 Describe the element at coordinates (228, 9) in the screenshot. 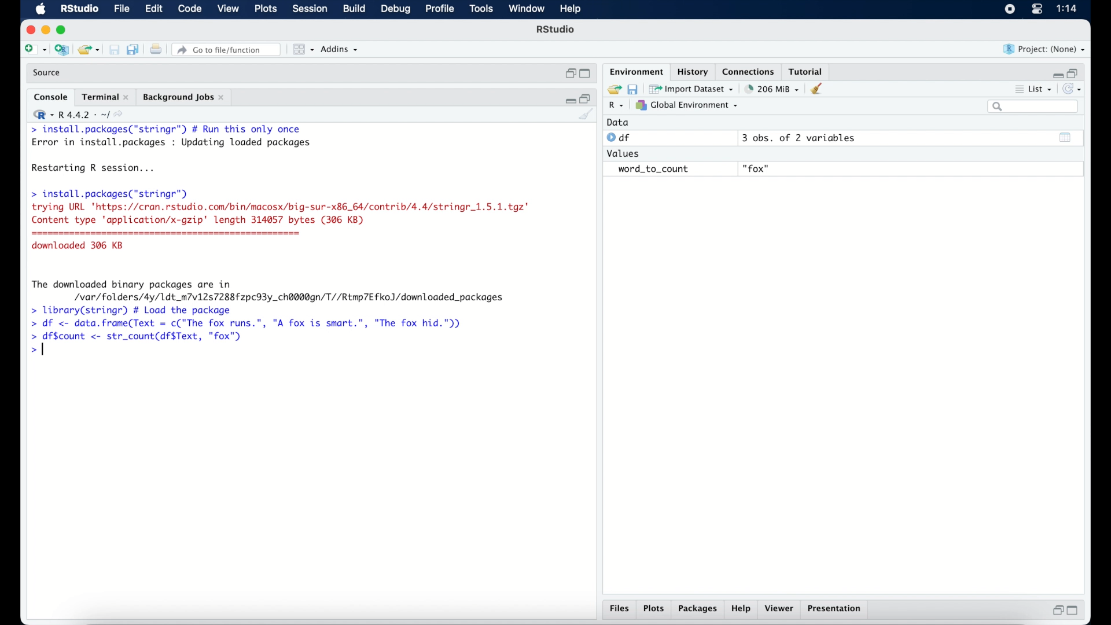

I see `view` at that location.